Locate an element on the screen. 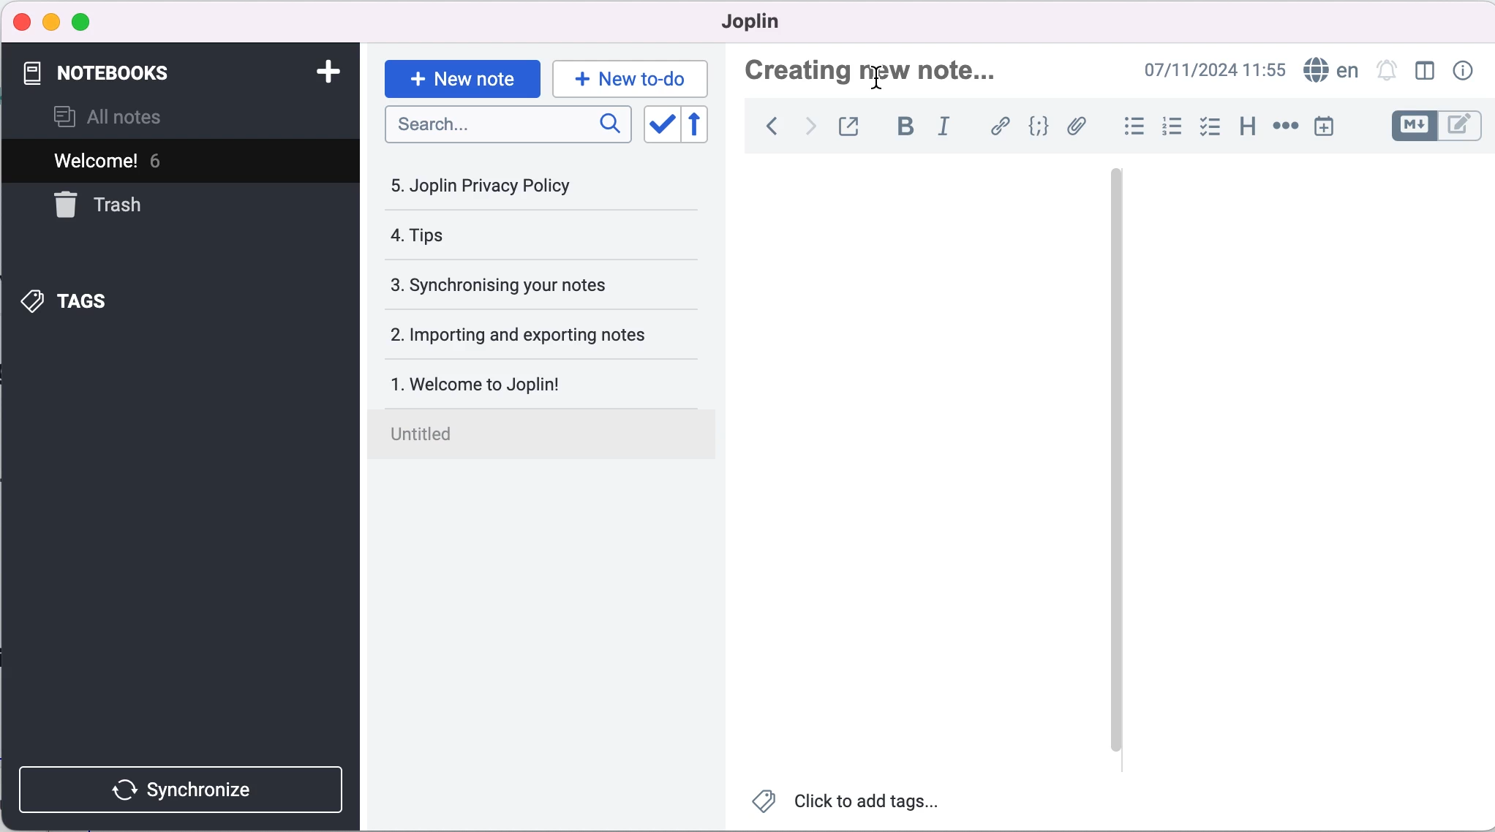 This screenshot has width=1495, height=832. tags is located at coordinates (108, 300).